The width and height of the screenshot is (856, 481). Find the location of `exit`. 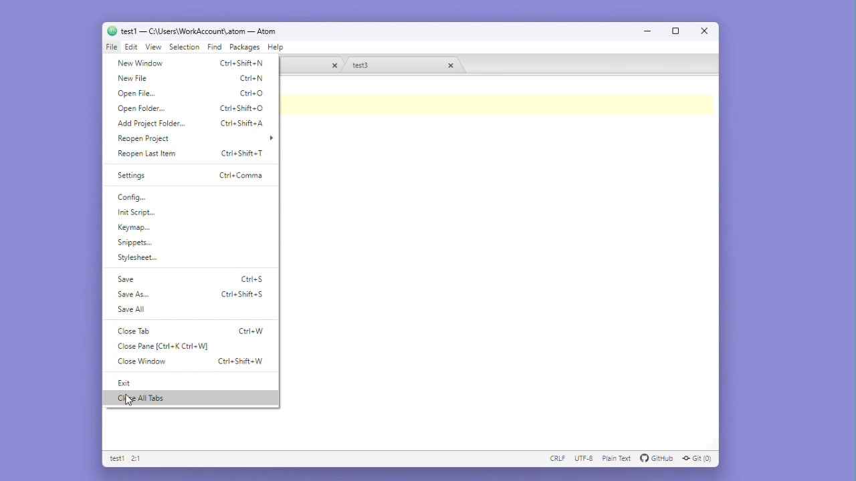

exit is located at coordinates (134, 381).